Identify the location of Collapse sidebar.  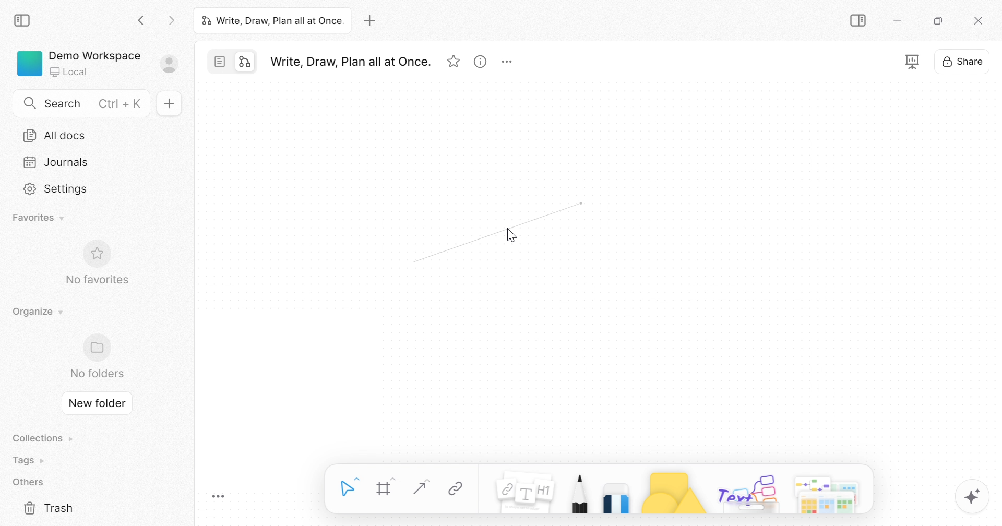
(860, 21).